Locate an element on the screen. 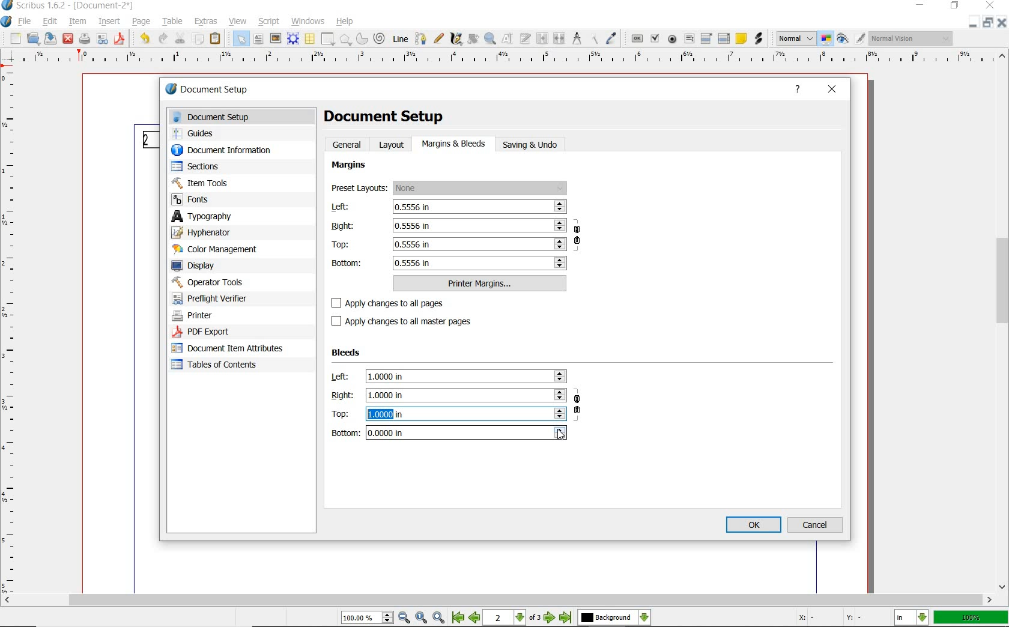 This screenshot has height=627, width=1009. margins & bleeds is located at coordinates (454, 145).